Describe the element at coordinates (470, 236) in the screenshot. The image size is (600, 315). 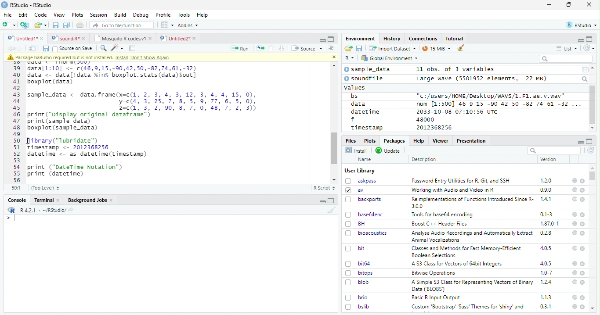
I see `Analyse Audio Recordings and Automatically ExtractAnimal Vocalizations` at that location.